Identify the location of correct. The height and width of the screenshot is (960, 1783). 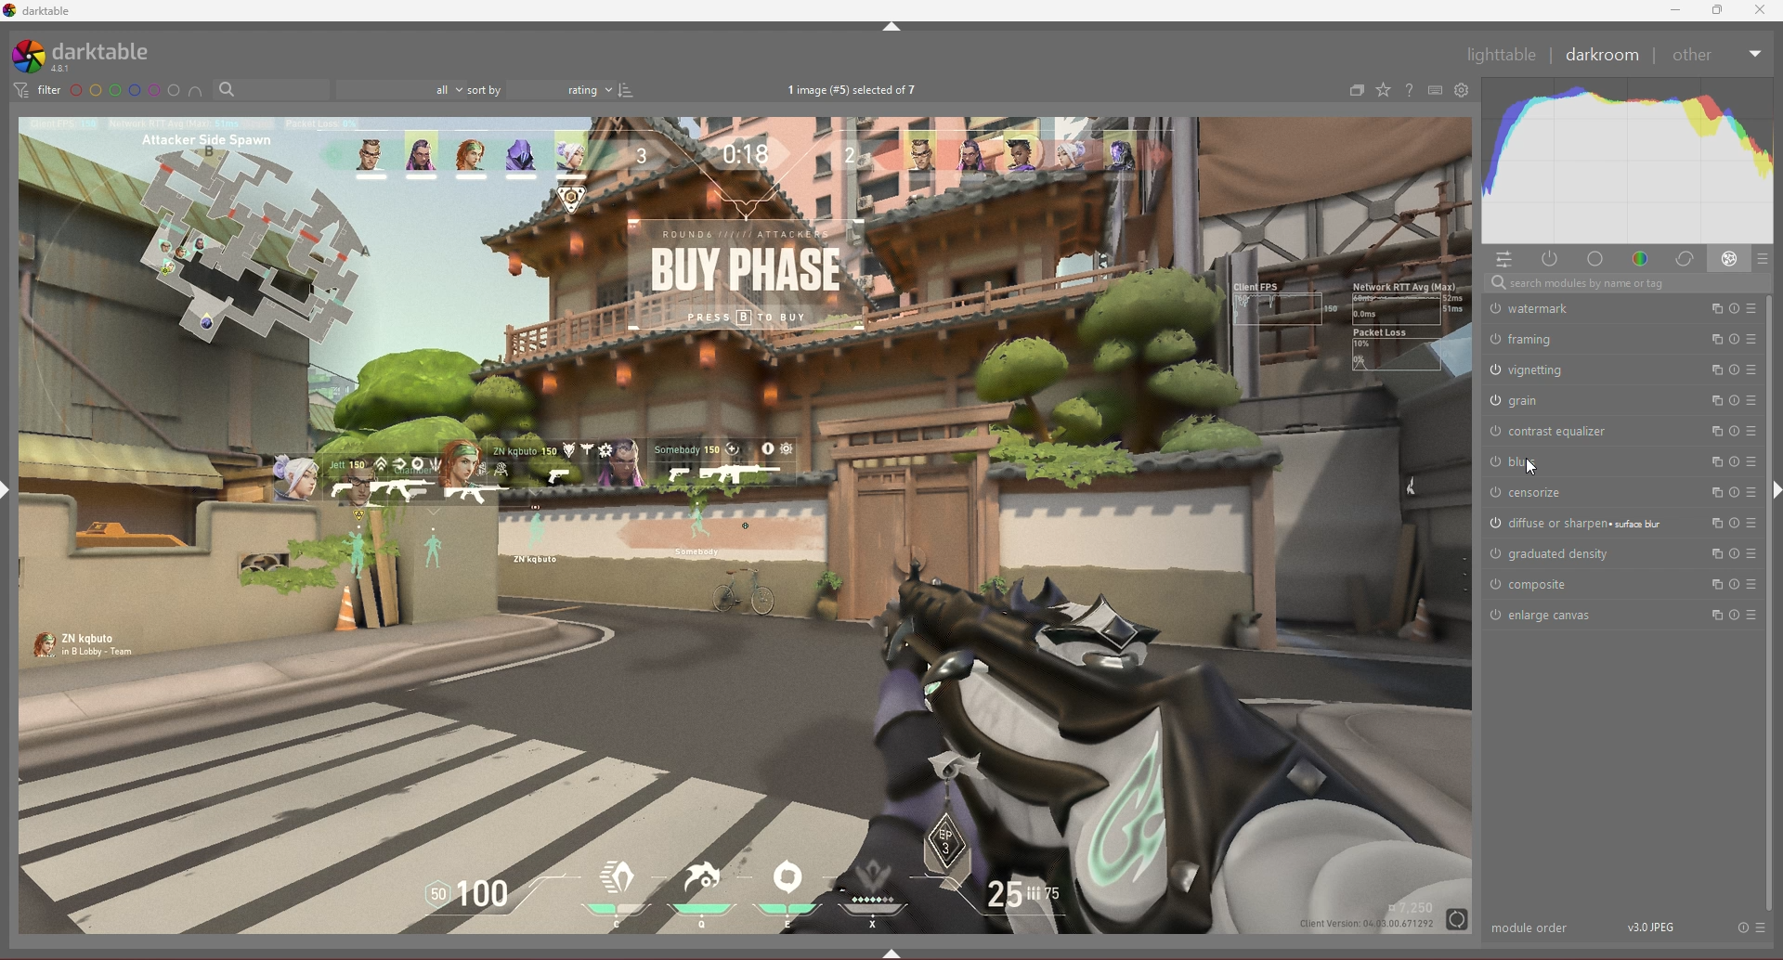
(1684, 259).